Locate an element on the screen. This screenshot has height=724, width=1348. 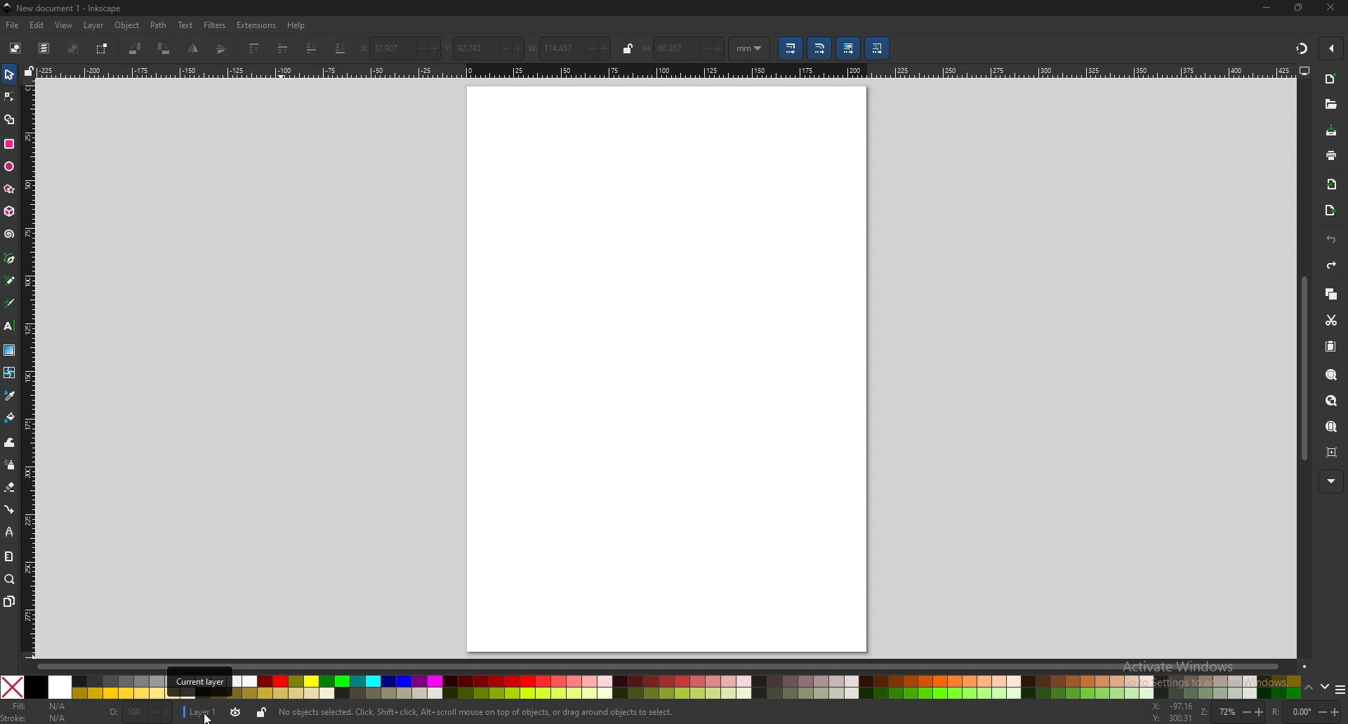
lock guides is located at coordinates (29, 70).